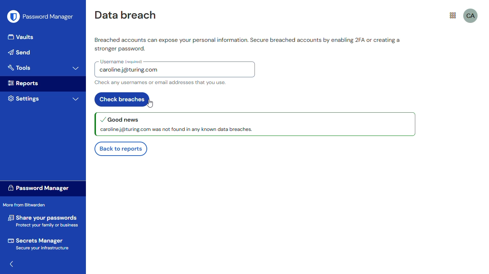 The image size is (489, 274). Describe the element at coordinates (76, 68) in the screenshot. I see `toggle expand` at that location.